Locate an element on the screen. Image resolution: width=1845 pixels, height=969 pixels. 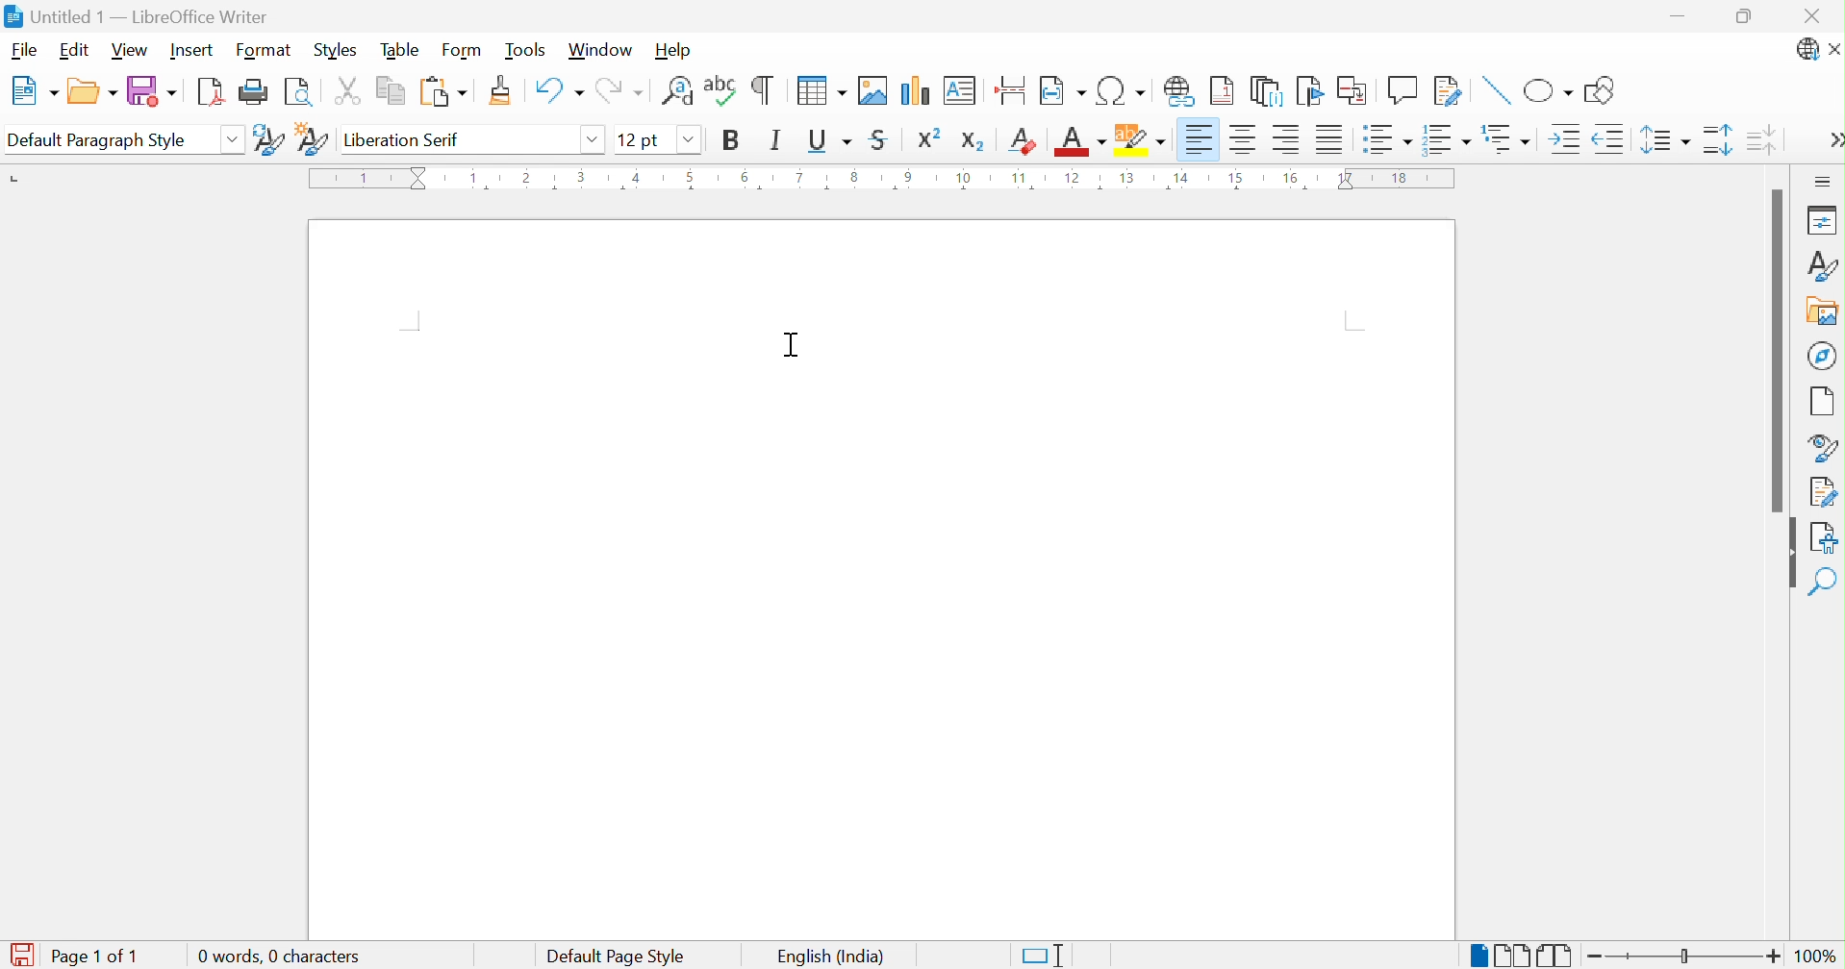
Insert page break is located at coordinates (1014, 86).